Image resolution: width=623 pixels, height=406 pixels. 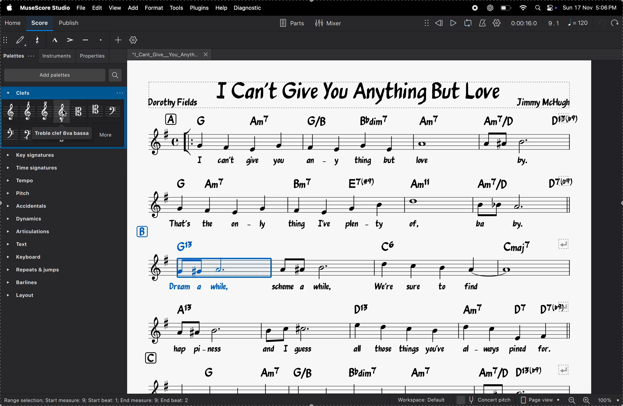 What do you see at coordinates (468, 23) in the screenshot?
I see `loop playback` at bounding box center [468, 23].